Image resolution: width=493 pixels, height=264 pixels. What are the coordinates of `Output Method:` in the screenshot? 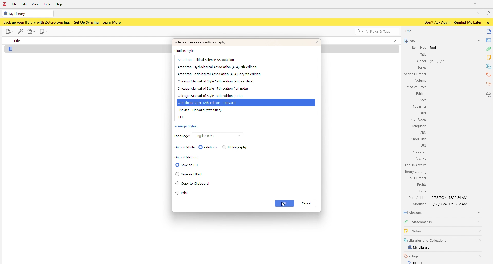 It's located at (187, 157).